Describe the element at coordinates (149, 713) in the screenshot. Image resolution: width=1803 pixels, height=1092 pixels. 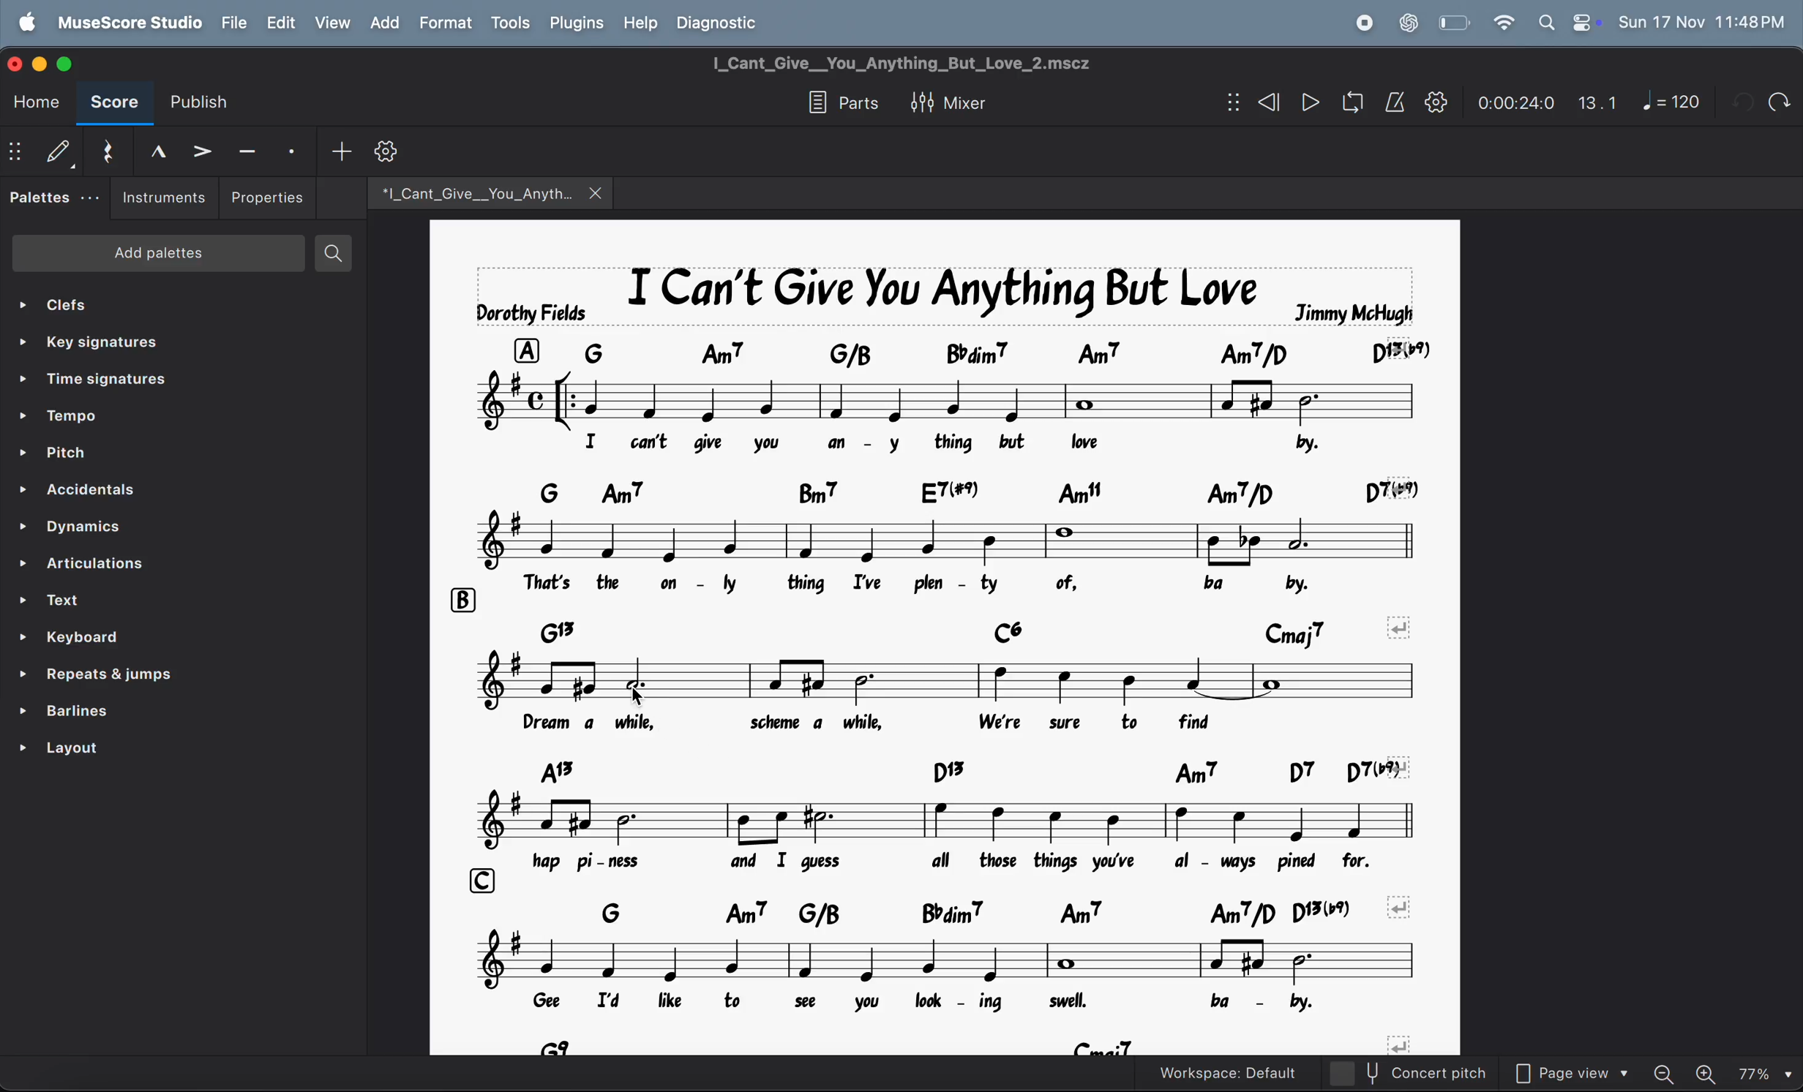
I see `barlines` at that location.